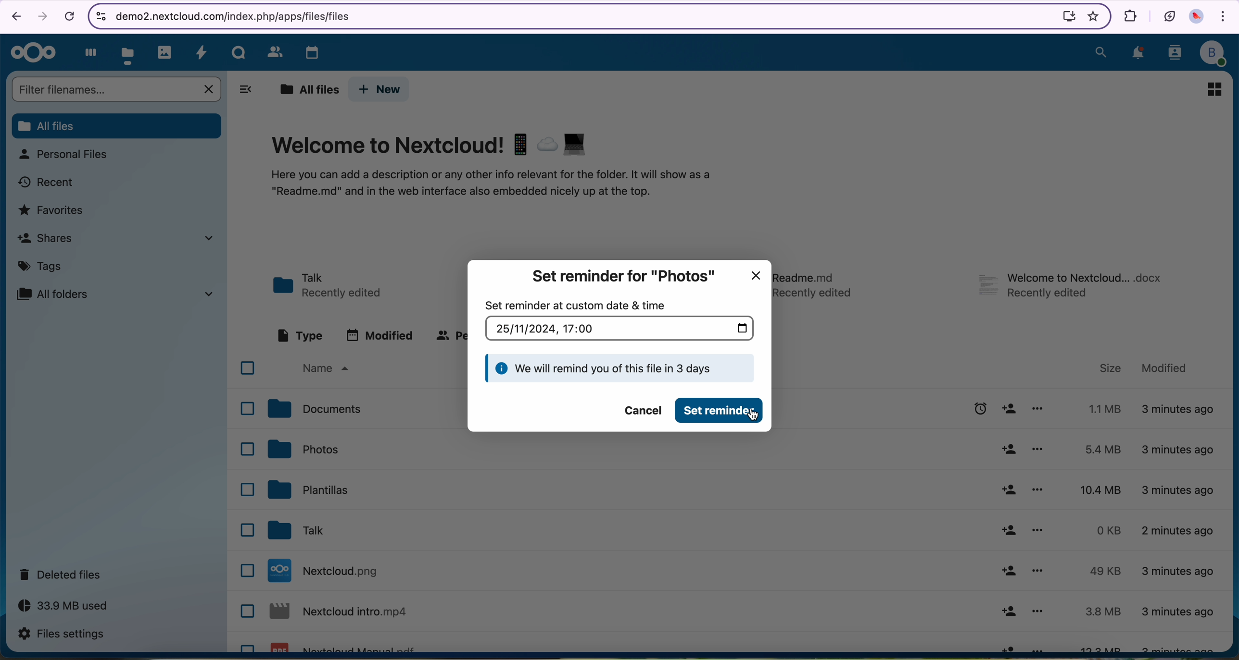 This screenshot has width=1239, height=660. What do you see at coordinates (299, 335) in the screenshot?
I see `type` at bounding box center [299, 335].